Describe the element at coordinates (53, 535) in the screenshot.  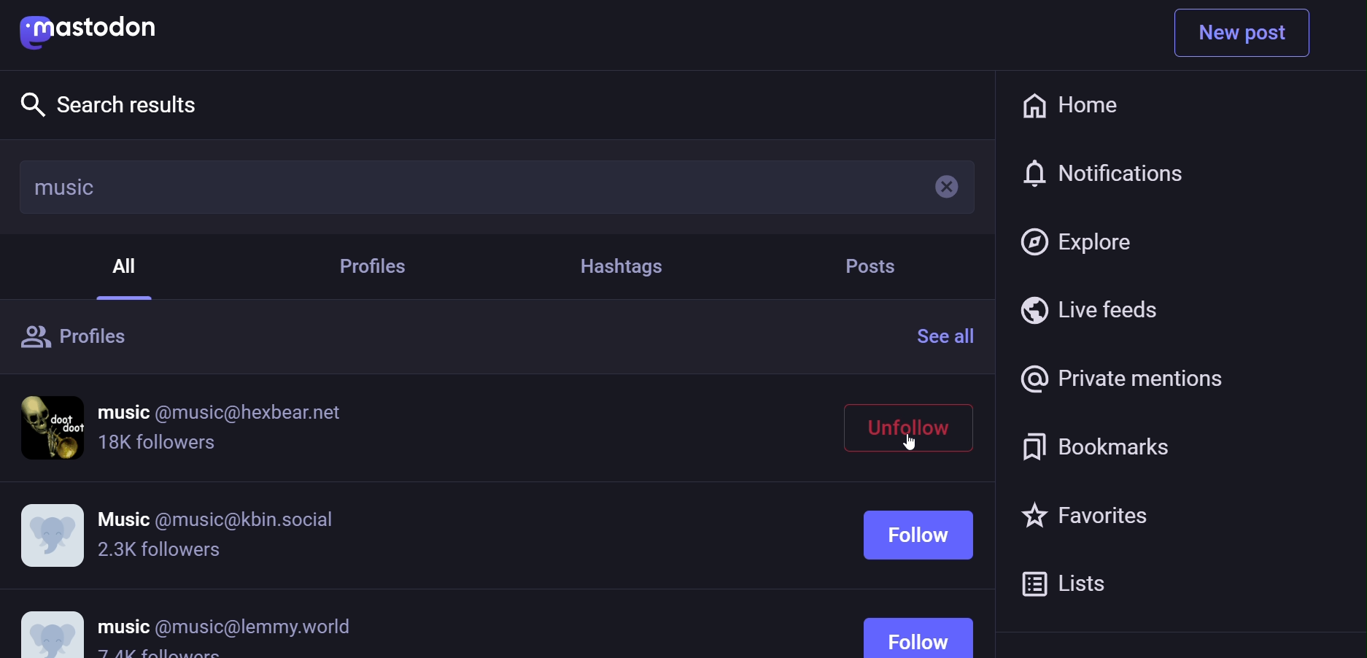
I see `display picture` at that location.